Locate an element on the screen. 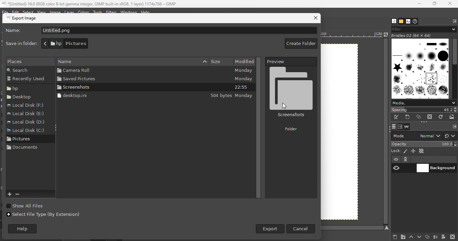  Delete this layer is located at coordinates (453, 236).